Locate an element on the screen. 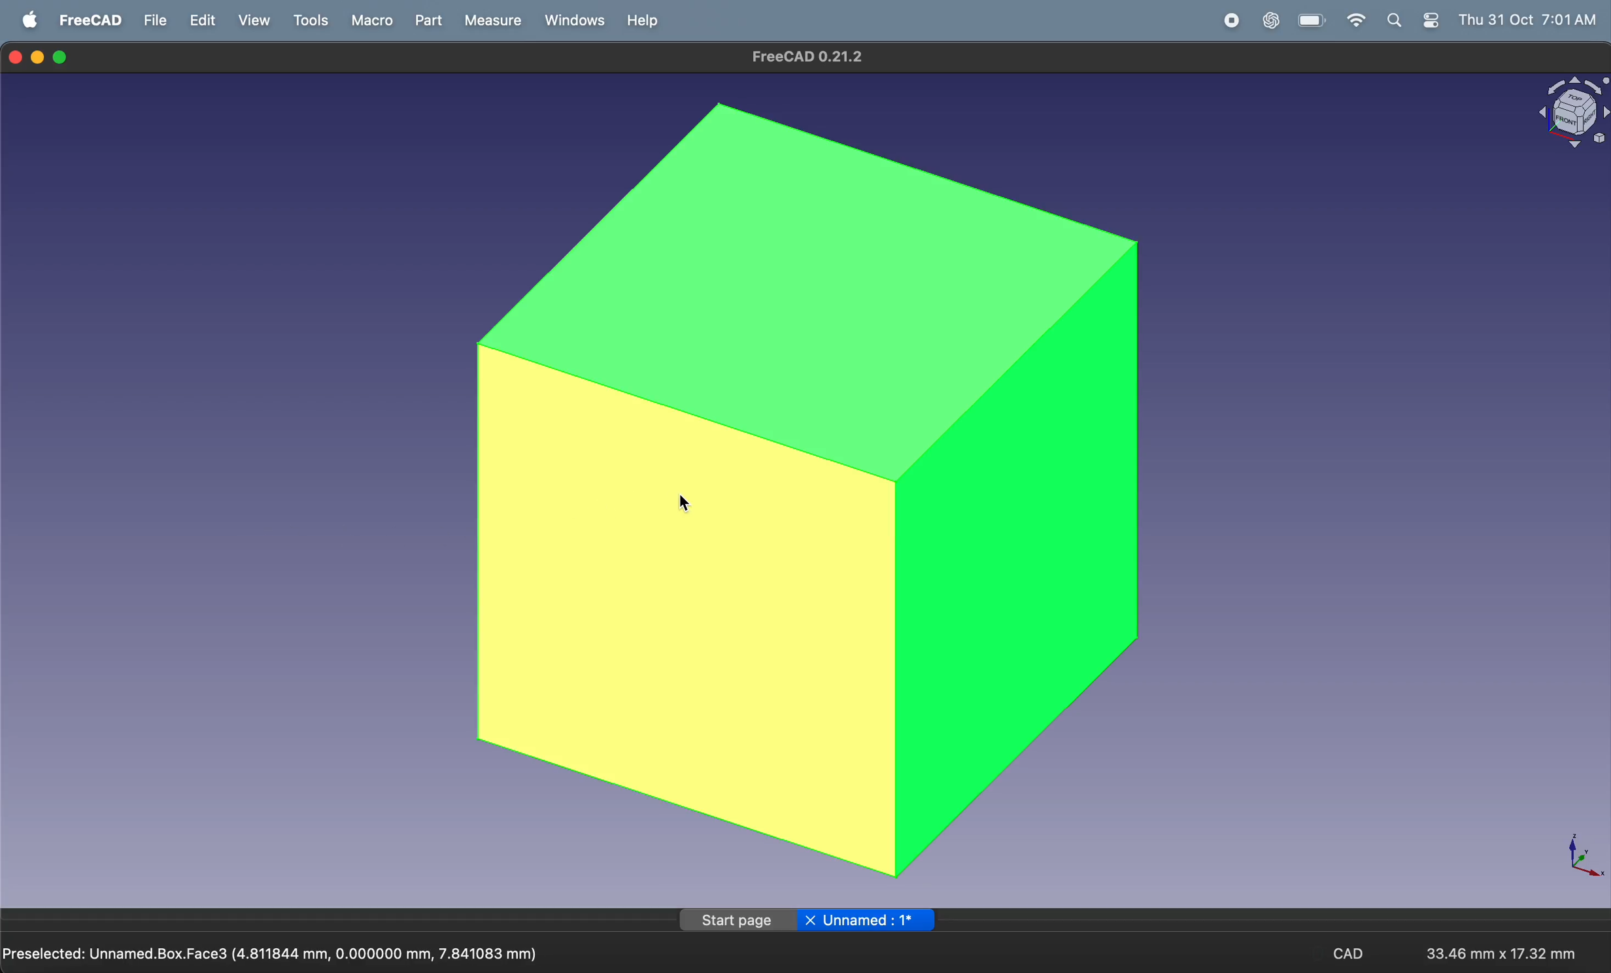 The image size is (1611, 973). preselected unamed is located at coordinates (276, 951).